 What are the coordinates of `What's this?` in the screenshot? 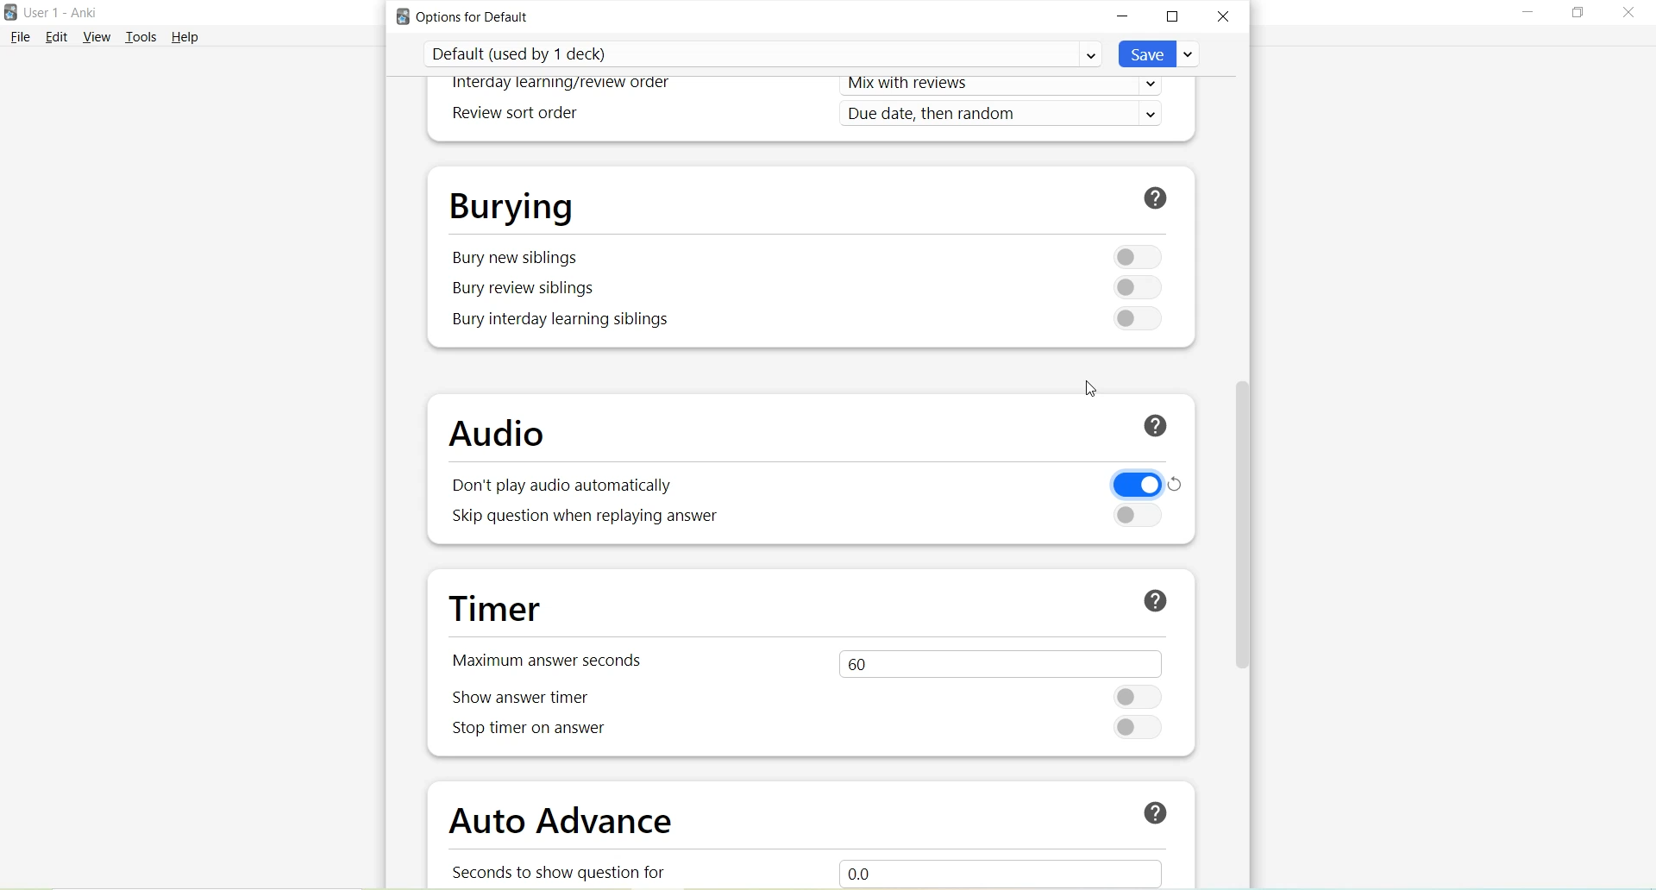 It's located at (1158, 197).